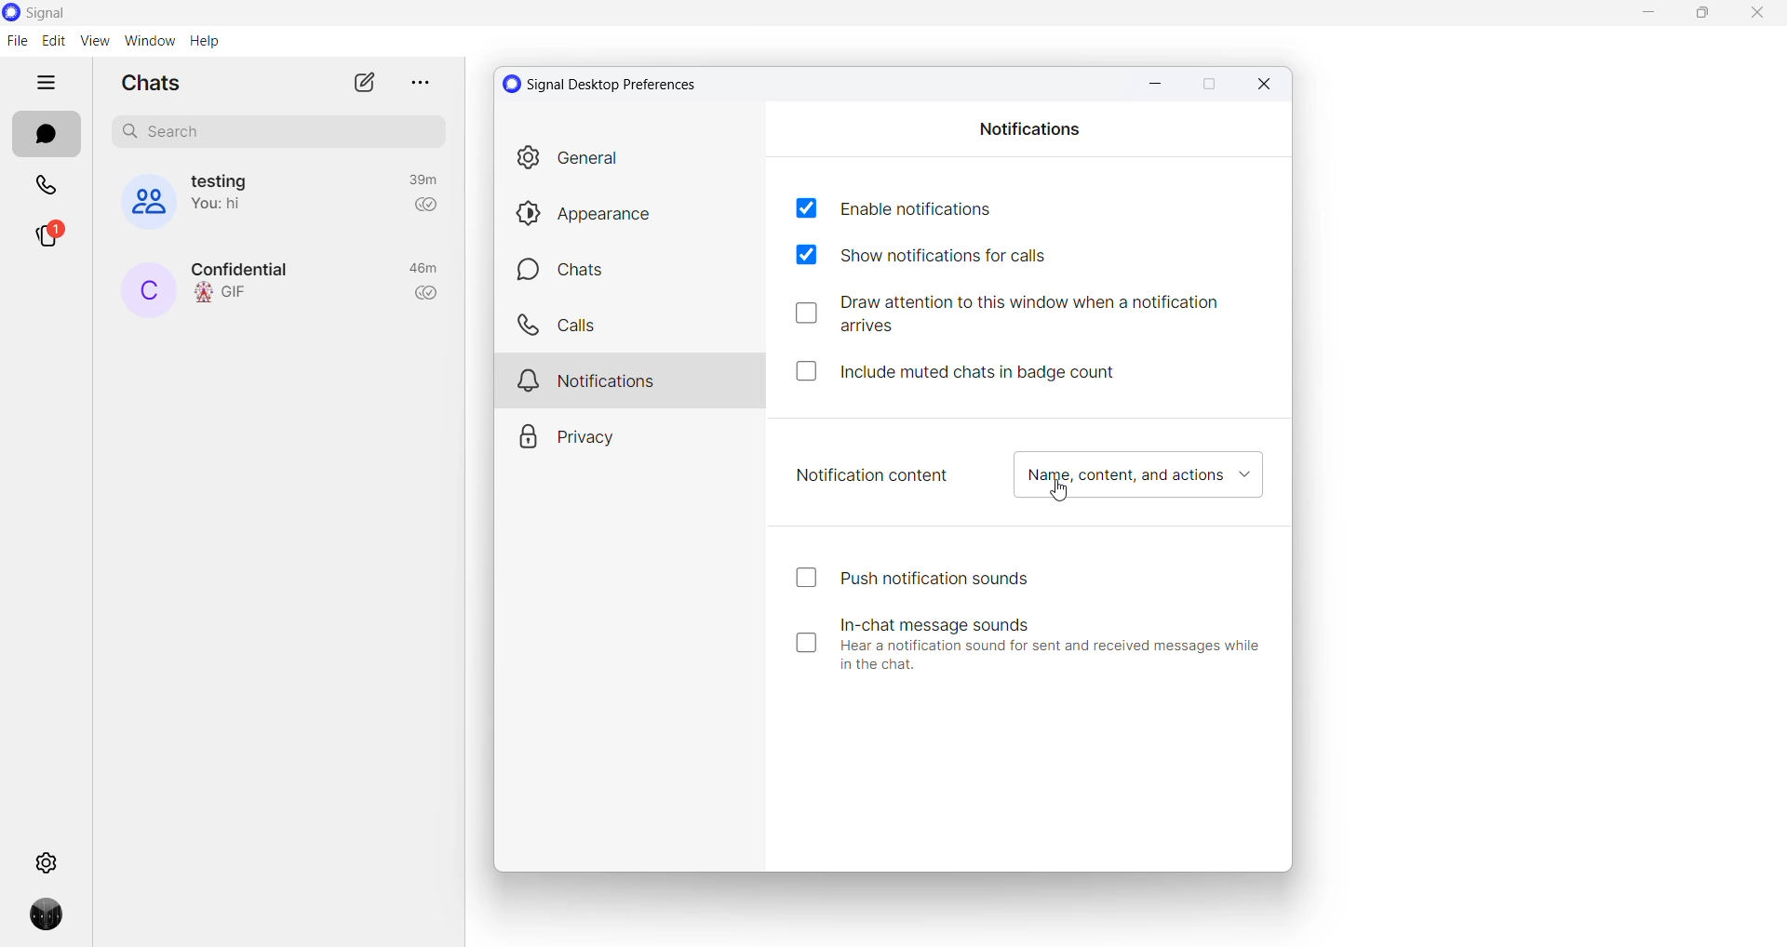 The image size is (1787, 947). Describe the element at coordinates (362, 84) in the screenshot. I see `new chat` at that location.